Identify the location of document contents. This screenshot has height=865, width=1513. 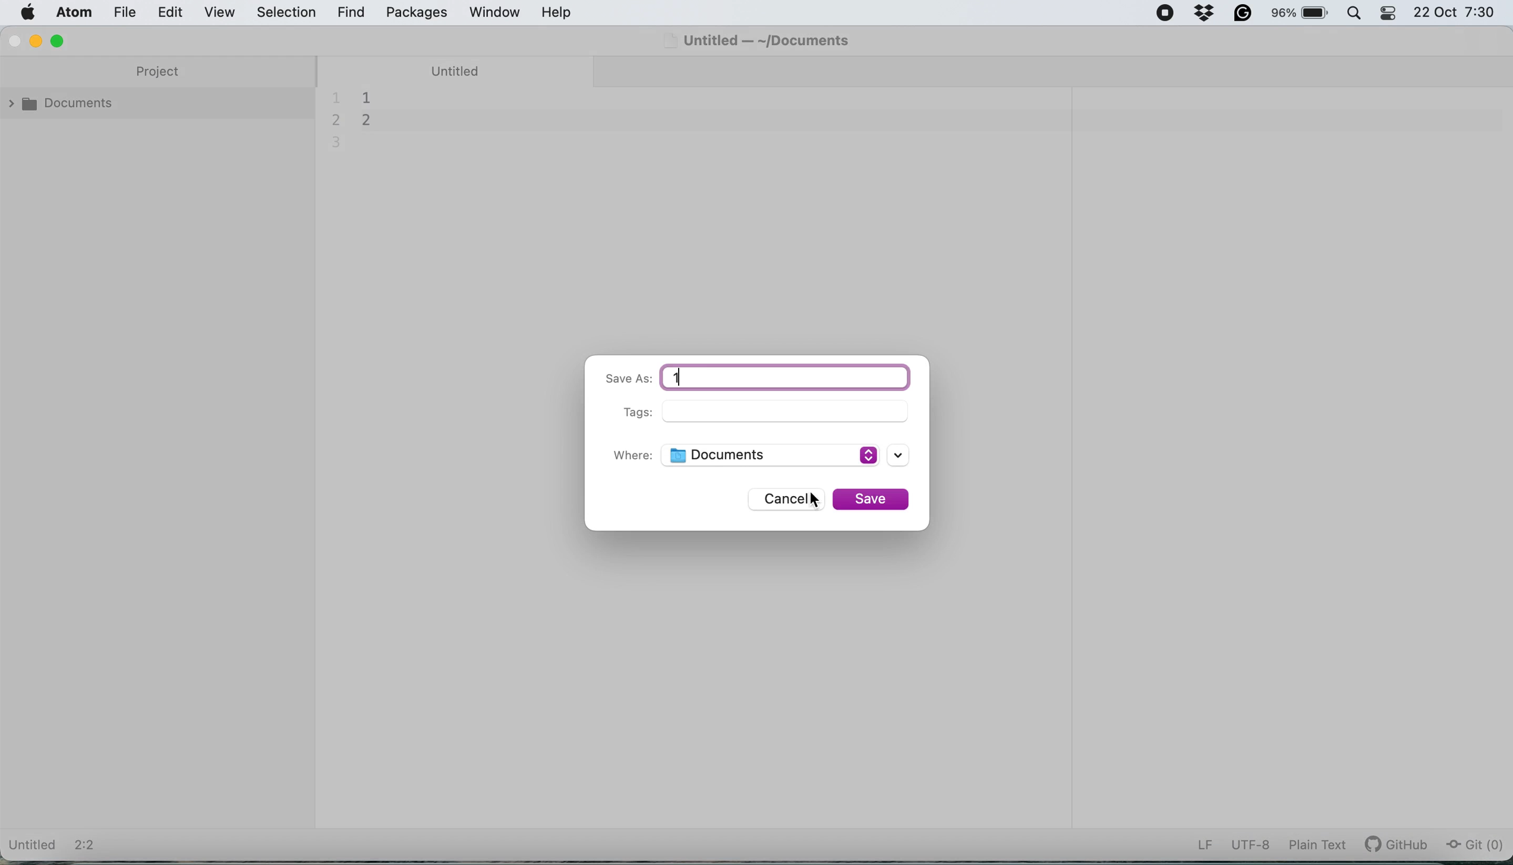
(364, 119).